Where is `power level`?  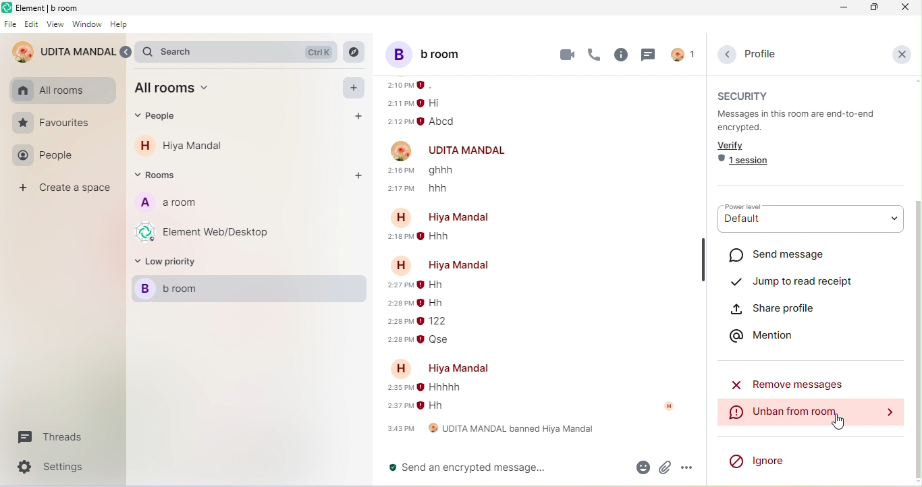 power level is located at coordinates (749, 208).